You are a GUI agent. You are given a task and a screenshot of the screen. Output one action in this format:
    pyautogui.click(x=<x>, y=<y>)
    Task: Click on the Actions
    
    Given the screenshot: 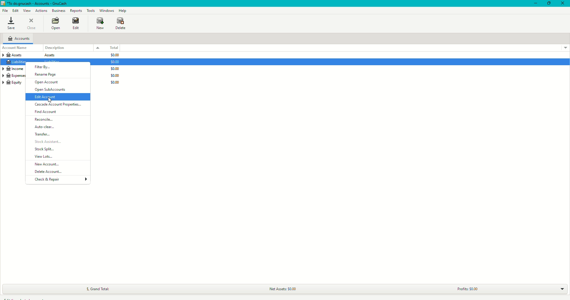 What is the action you would take?
    pyautogui.click(x=42, y=11)
    